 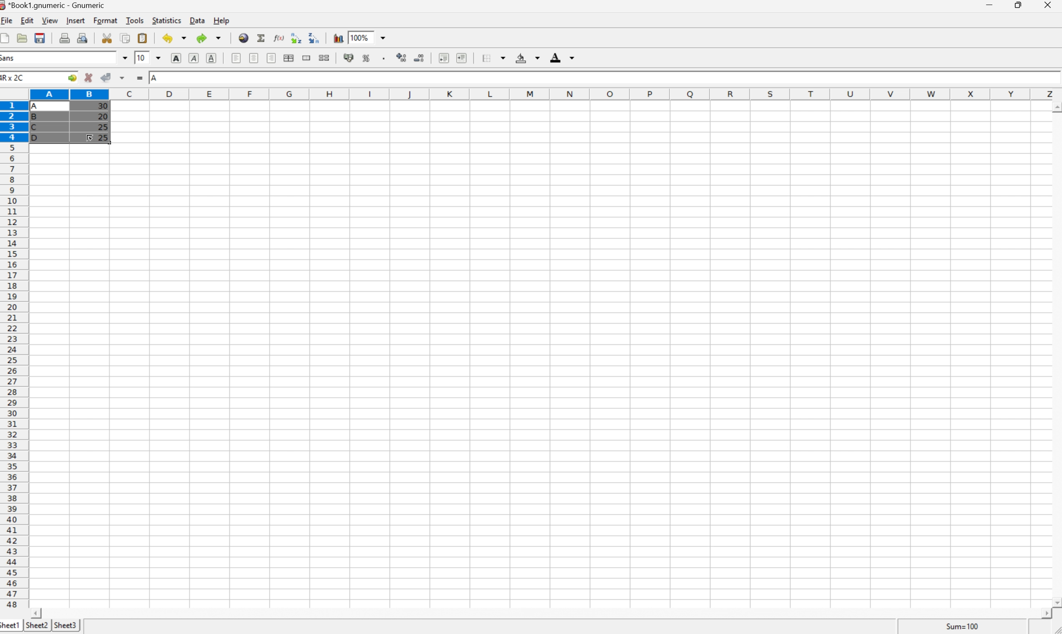 What do you see at coordinates (83, 37) in the screenshot?
I see `Print preview` at bounding box center [83, 37].